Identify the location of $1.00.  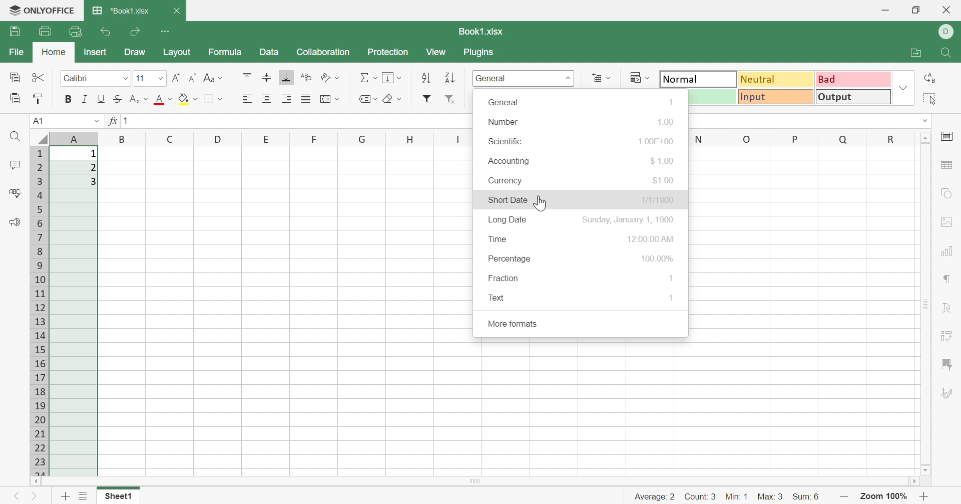
(664, 181).